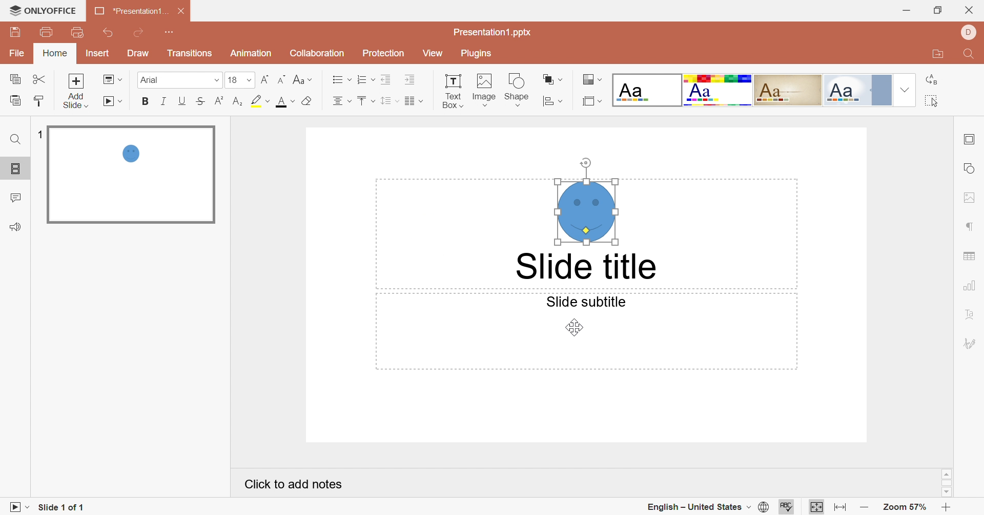 The height and width of the screenshot is (515, 984). Describe the element at coordinates (788, 506) in the screenshot. I see `Spell Checking` at that location.